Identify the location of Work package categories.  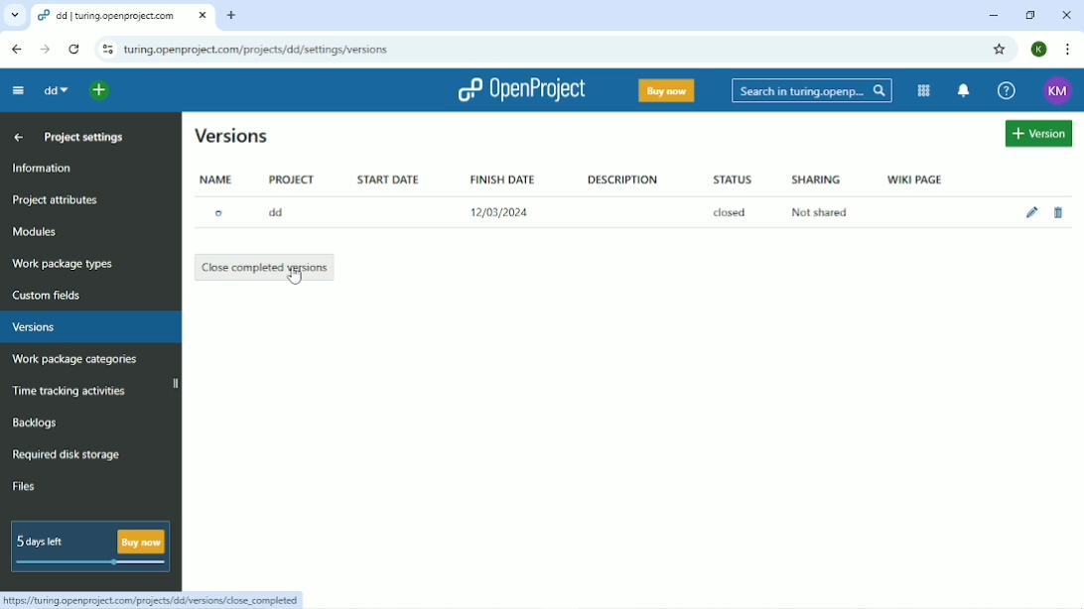
(75, 361).